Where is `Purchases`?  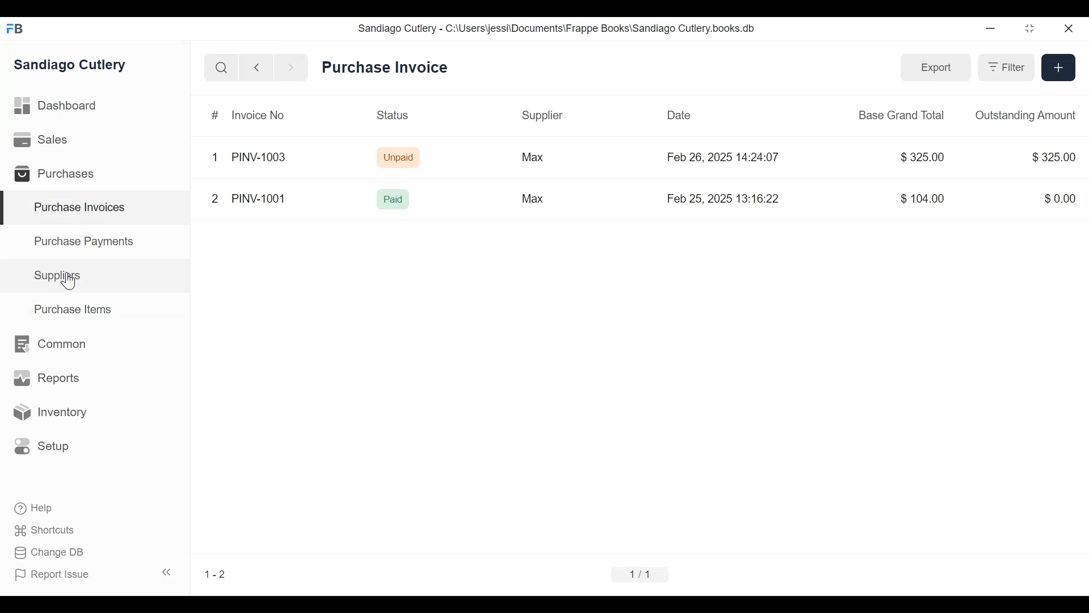 Purchases is located at coordinates (61, 175).